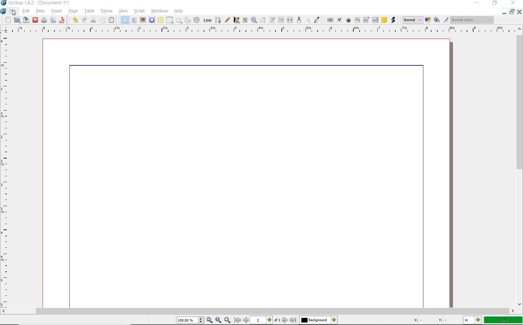 This screenshot has width=523, height=325. What do you see at coordinates (205, 320) in the screenshot?
I see `zoom in/zoom to/zoom out` at bounding box center [205, 320].